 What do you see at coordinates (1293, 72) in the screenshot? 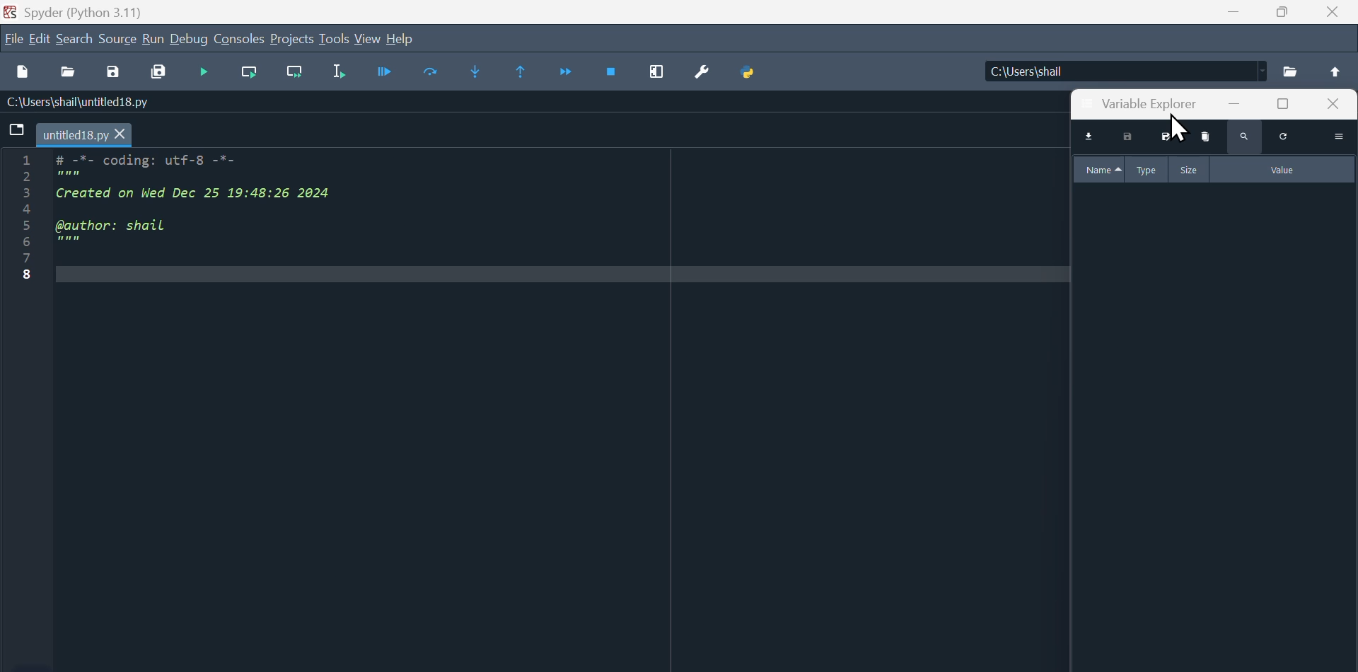
I see `open folder` at bounding box center [1293, 72].